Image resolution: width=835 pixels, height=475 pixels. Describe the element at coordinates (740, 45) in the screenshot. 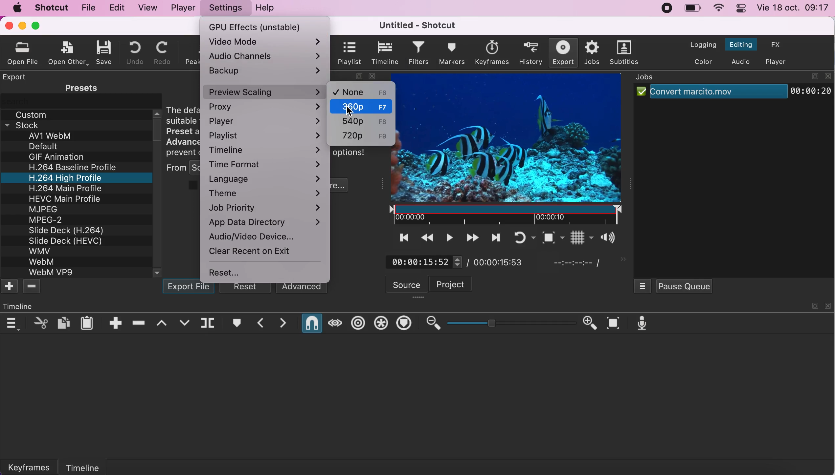

I see `switch to the editing layout` at that location.